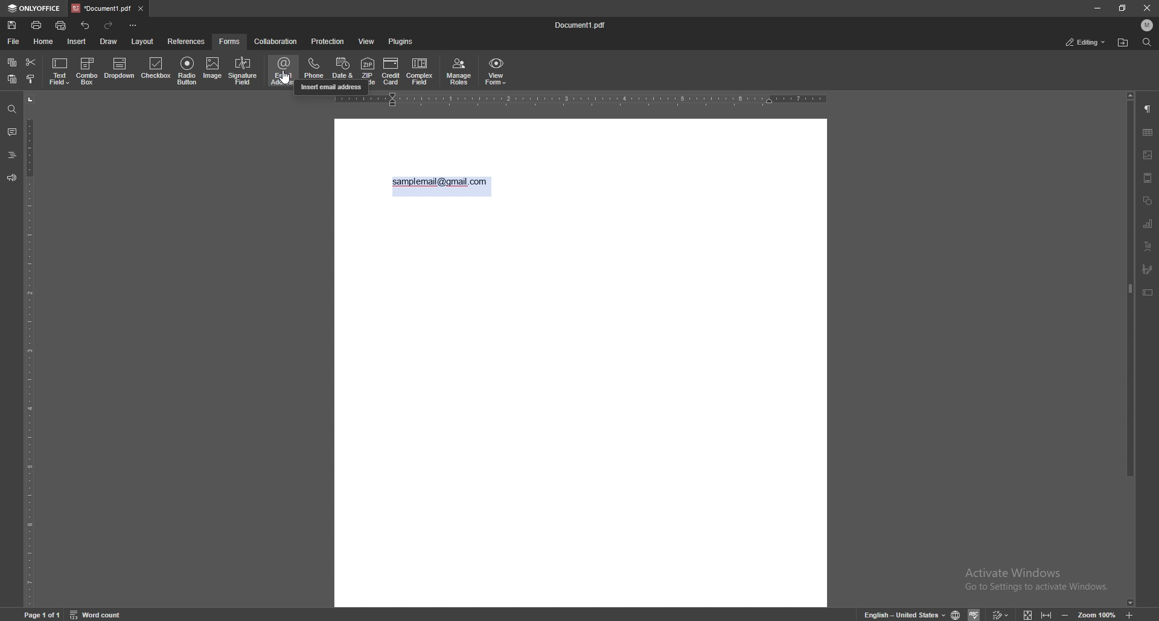  I want to click on chart, so click(1149, 224).